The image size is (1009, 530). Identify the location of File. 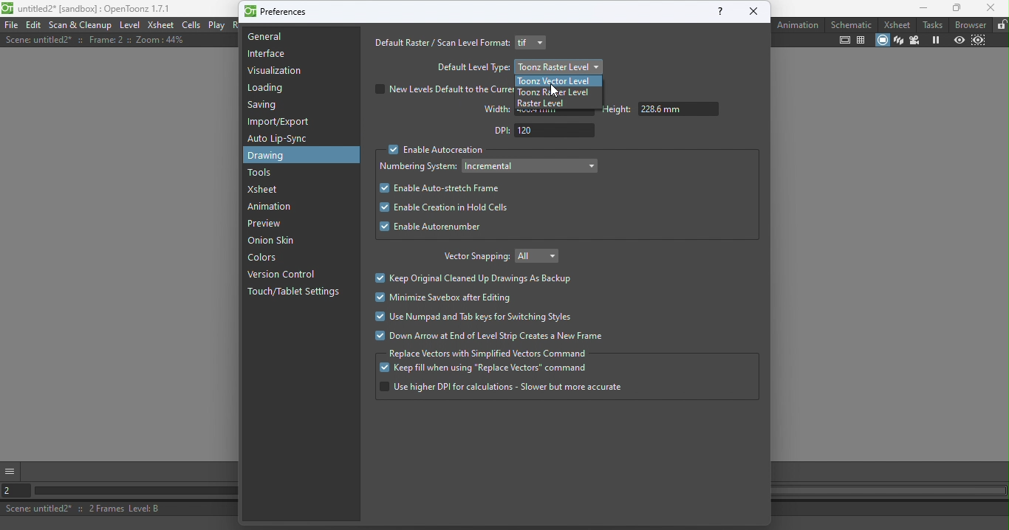
(11, 24).